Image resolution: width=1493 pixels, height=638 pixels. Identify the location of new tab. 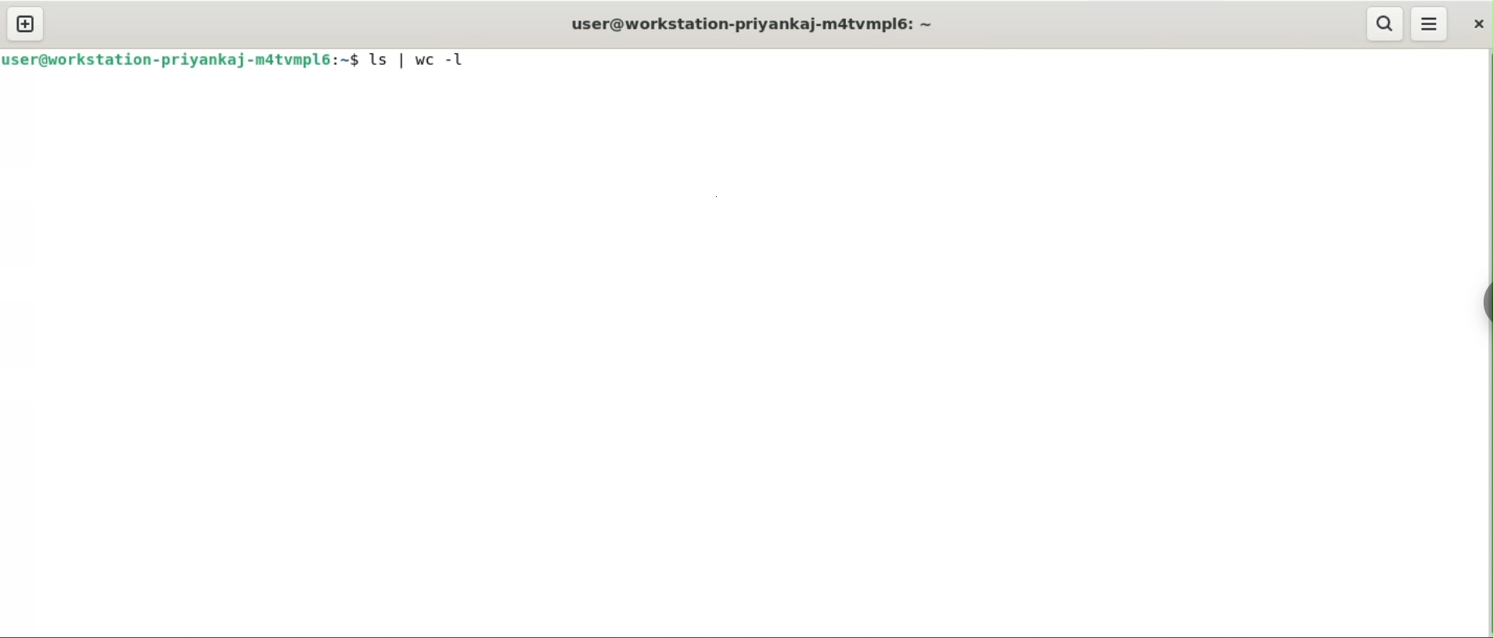
(25, 23).